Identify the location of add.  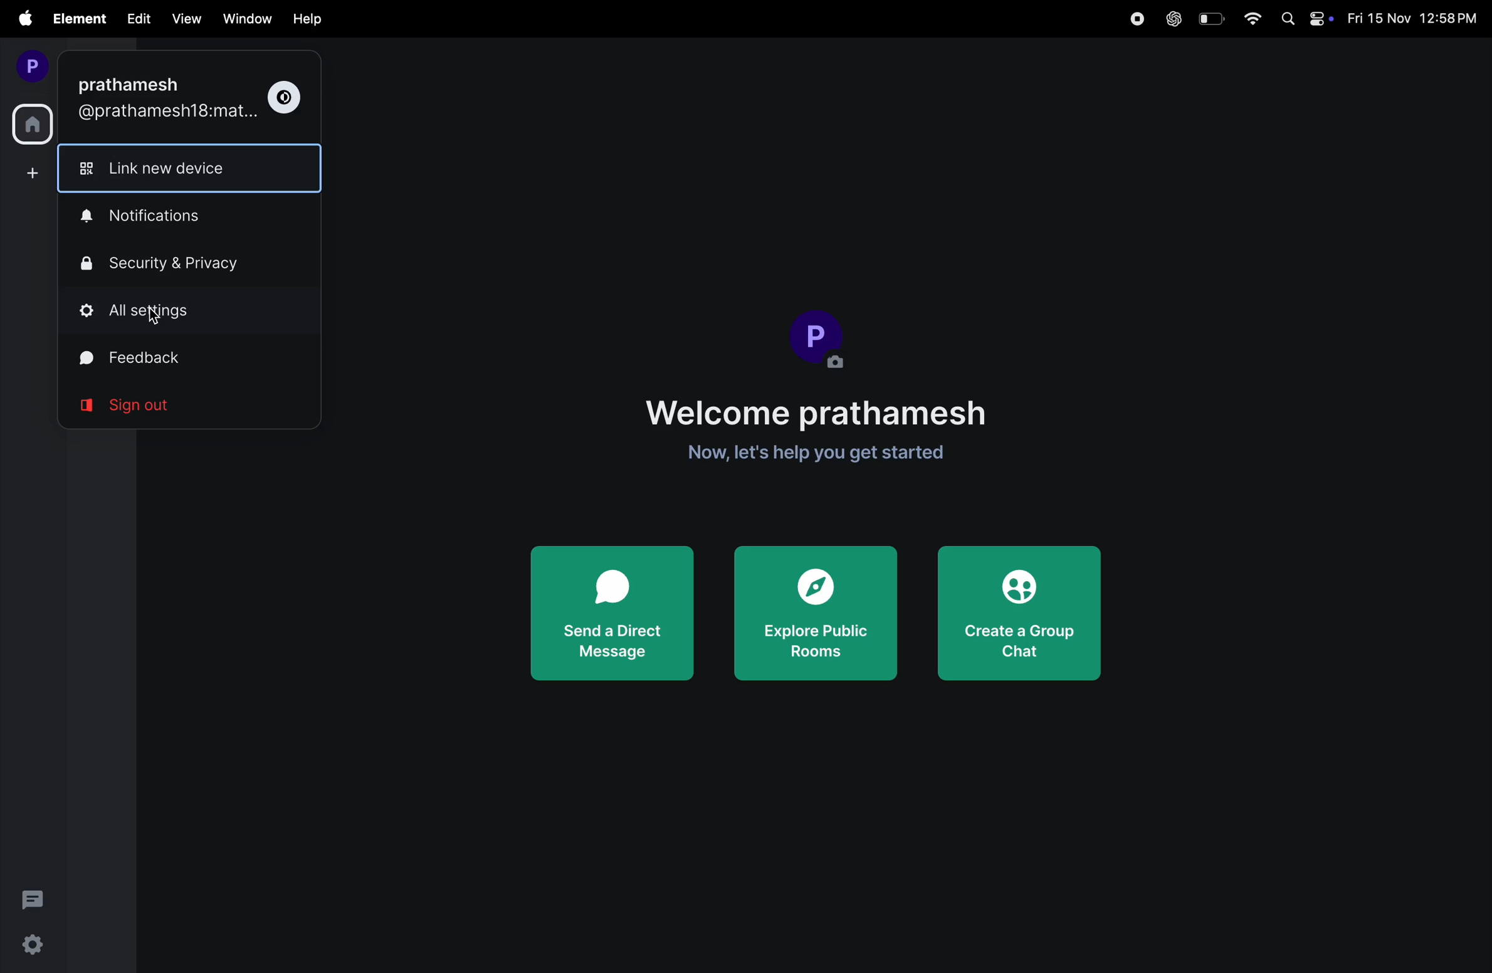
(29, 172).